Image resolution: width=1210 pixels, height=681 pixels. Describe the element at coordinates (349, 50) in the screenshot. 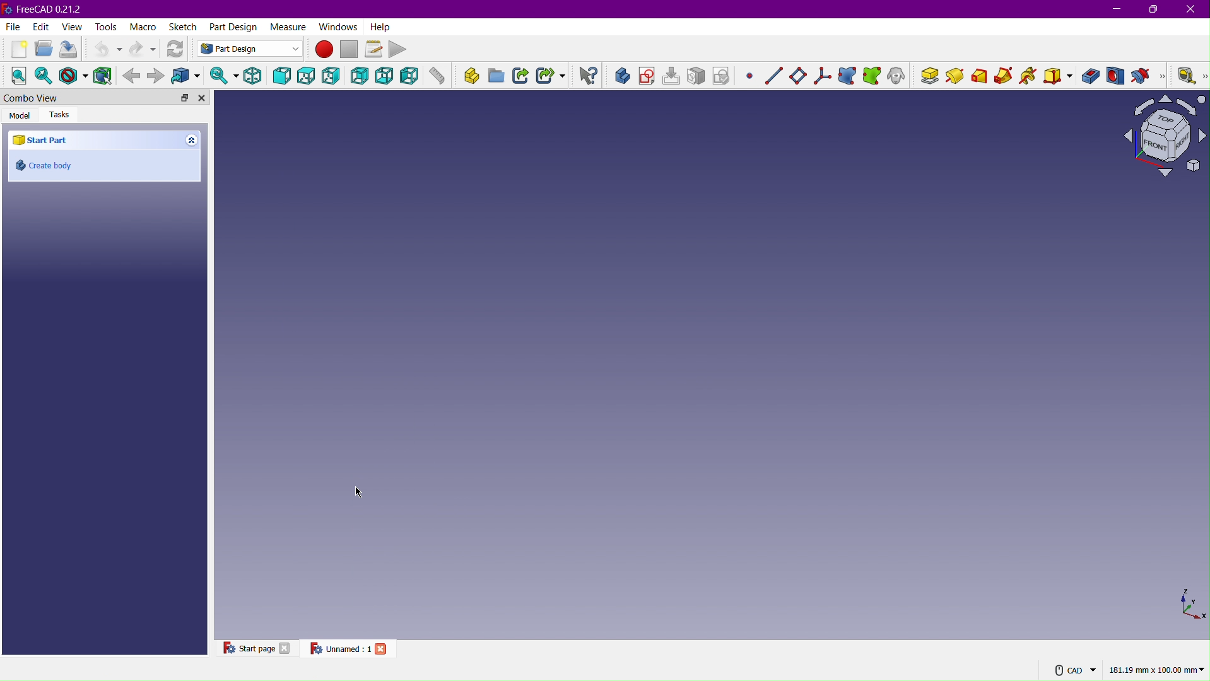

I see `Stop macro recording` at that location.